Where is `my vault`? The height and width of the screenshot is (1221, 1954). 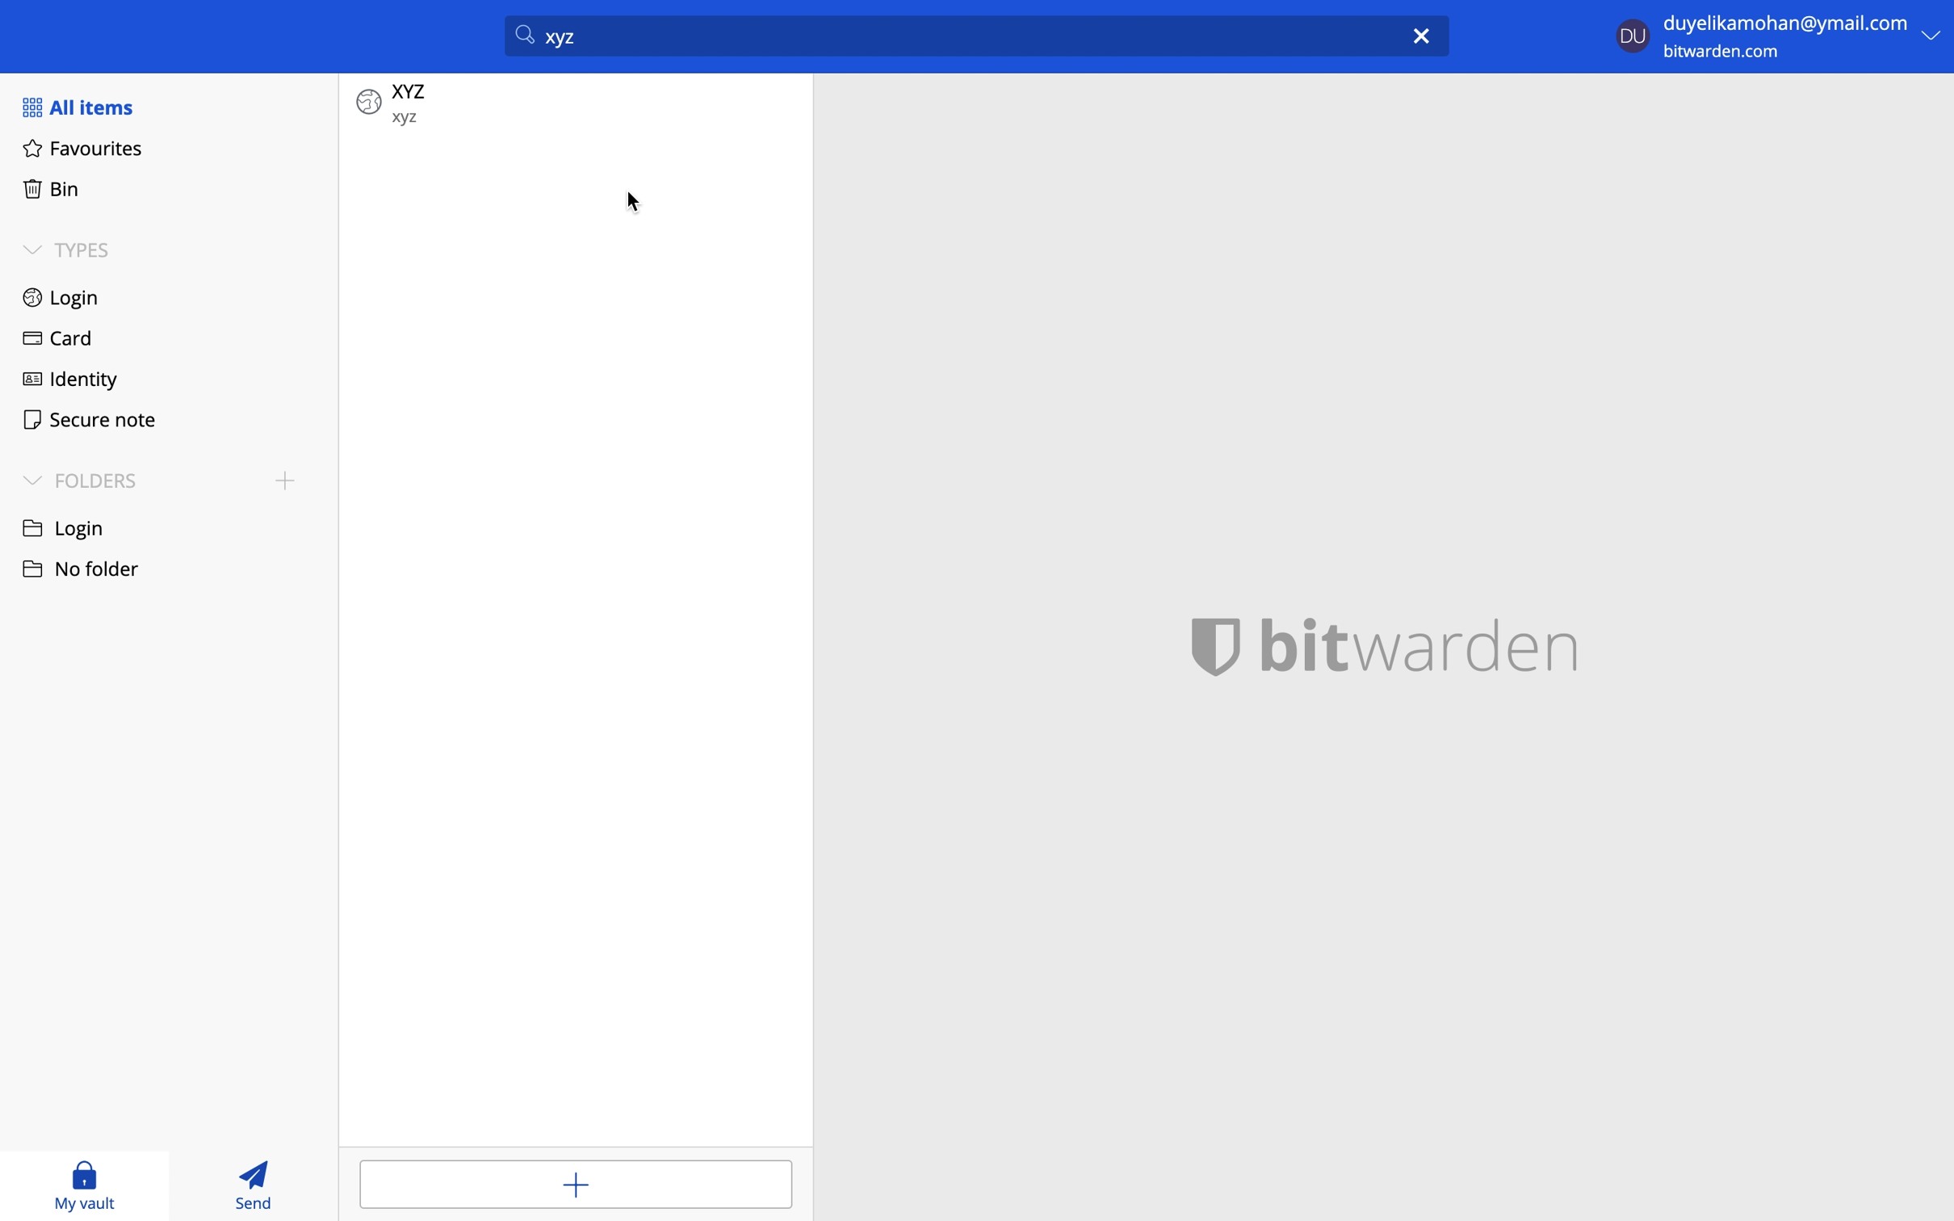 my vault is located at coordinates (82, 1189).